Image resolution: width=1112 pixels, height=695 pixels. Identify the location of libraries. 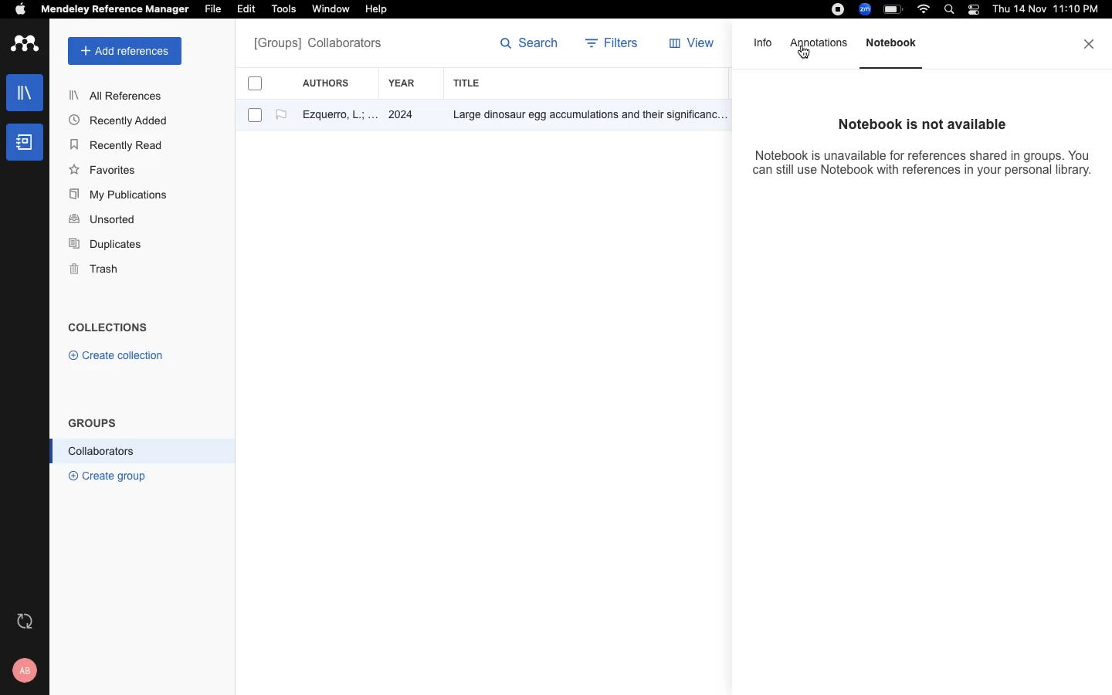
(23, 91).